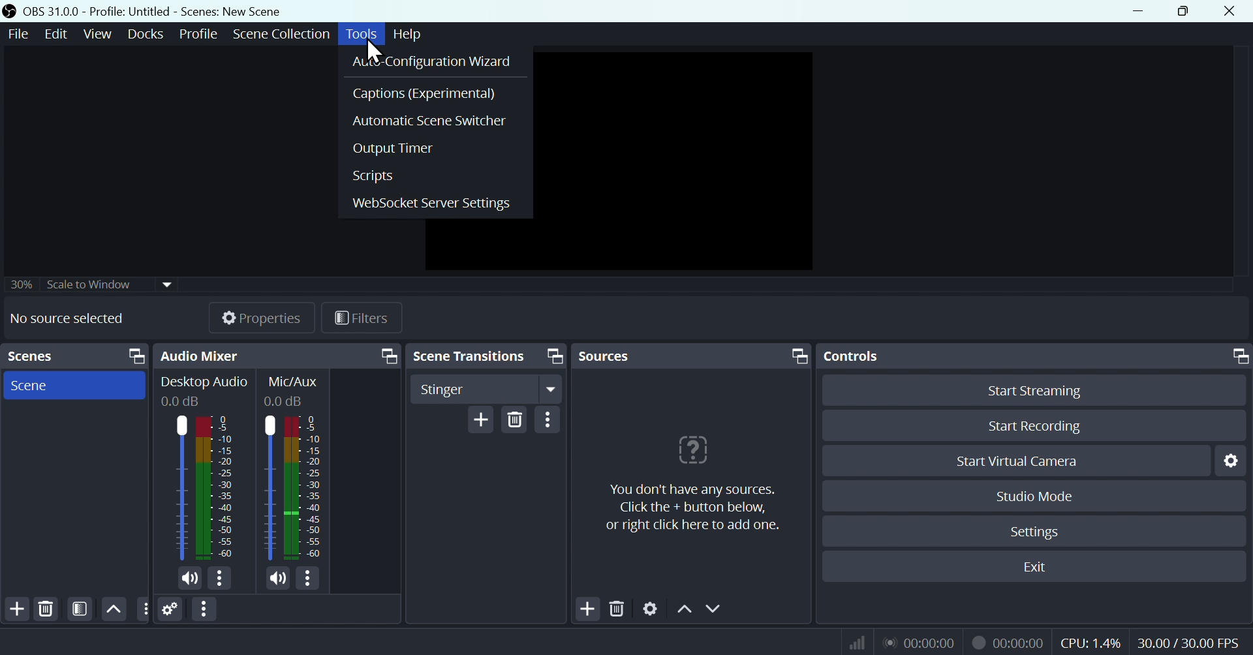 The width and height of the screenshot is (1253, 655). What do you see at coordinates (364, 34) in the screenshot?
I see `Tools` at bounding box center [364, 34].